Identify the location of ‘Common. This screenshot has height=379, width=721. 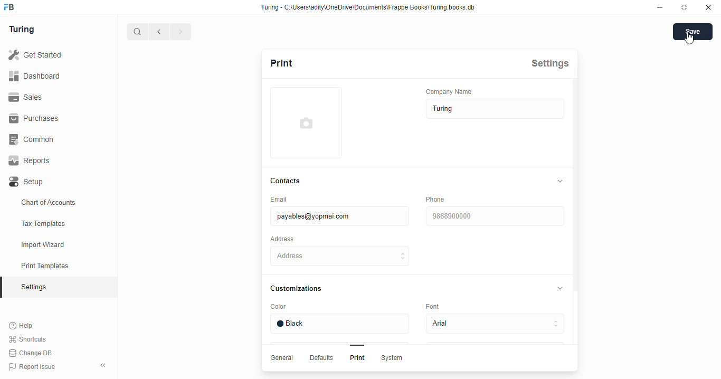
(34, 139).